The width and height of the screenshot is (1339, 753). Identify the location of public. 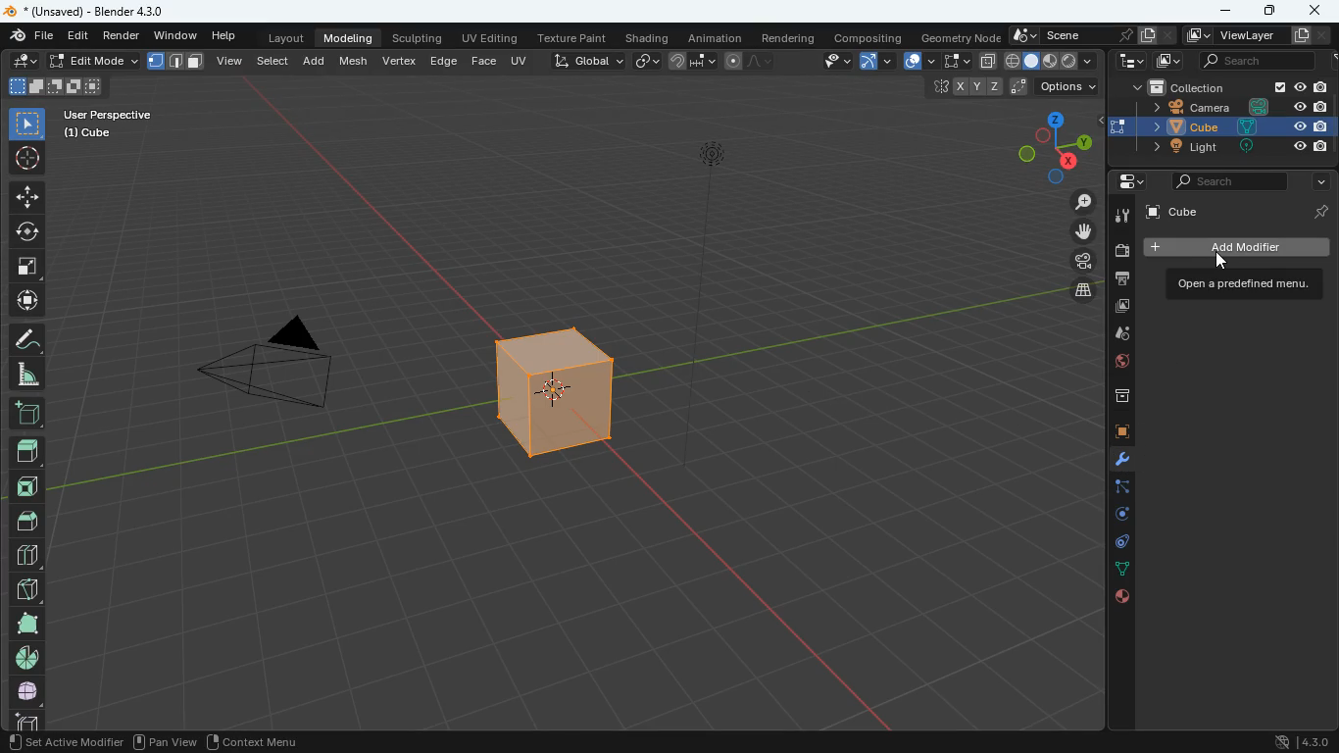
(1122, 597).